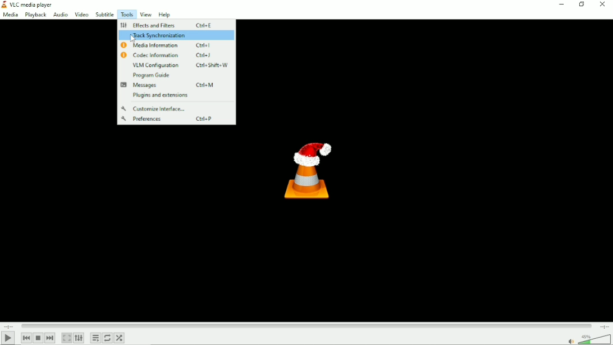  I want to click on Logo, so click(309, 170).